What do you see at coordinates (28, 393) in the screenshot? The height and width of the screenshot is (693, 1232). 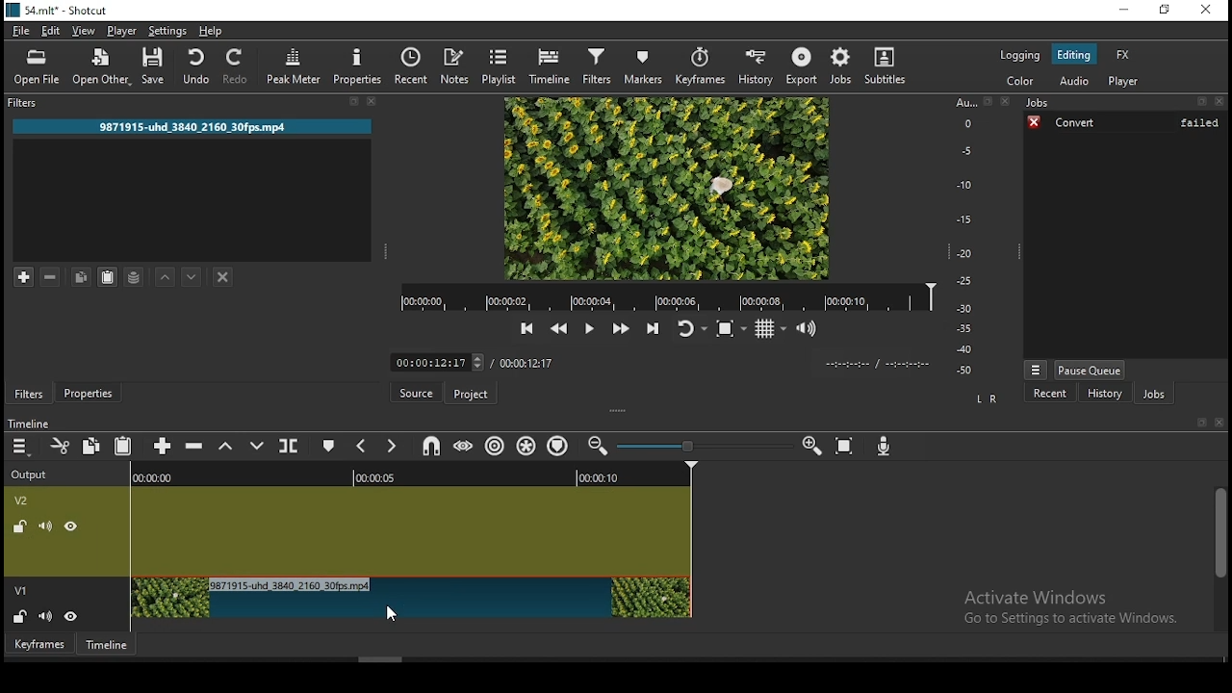 I see `filters` at bounding box center [28, 393].